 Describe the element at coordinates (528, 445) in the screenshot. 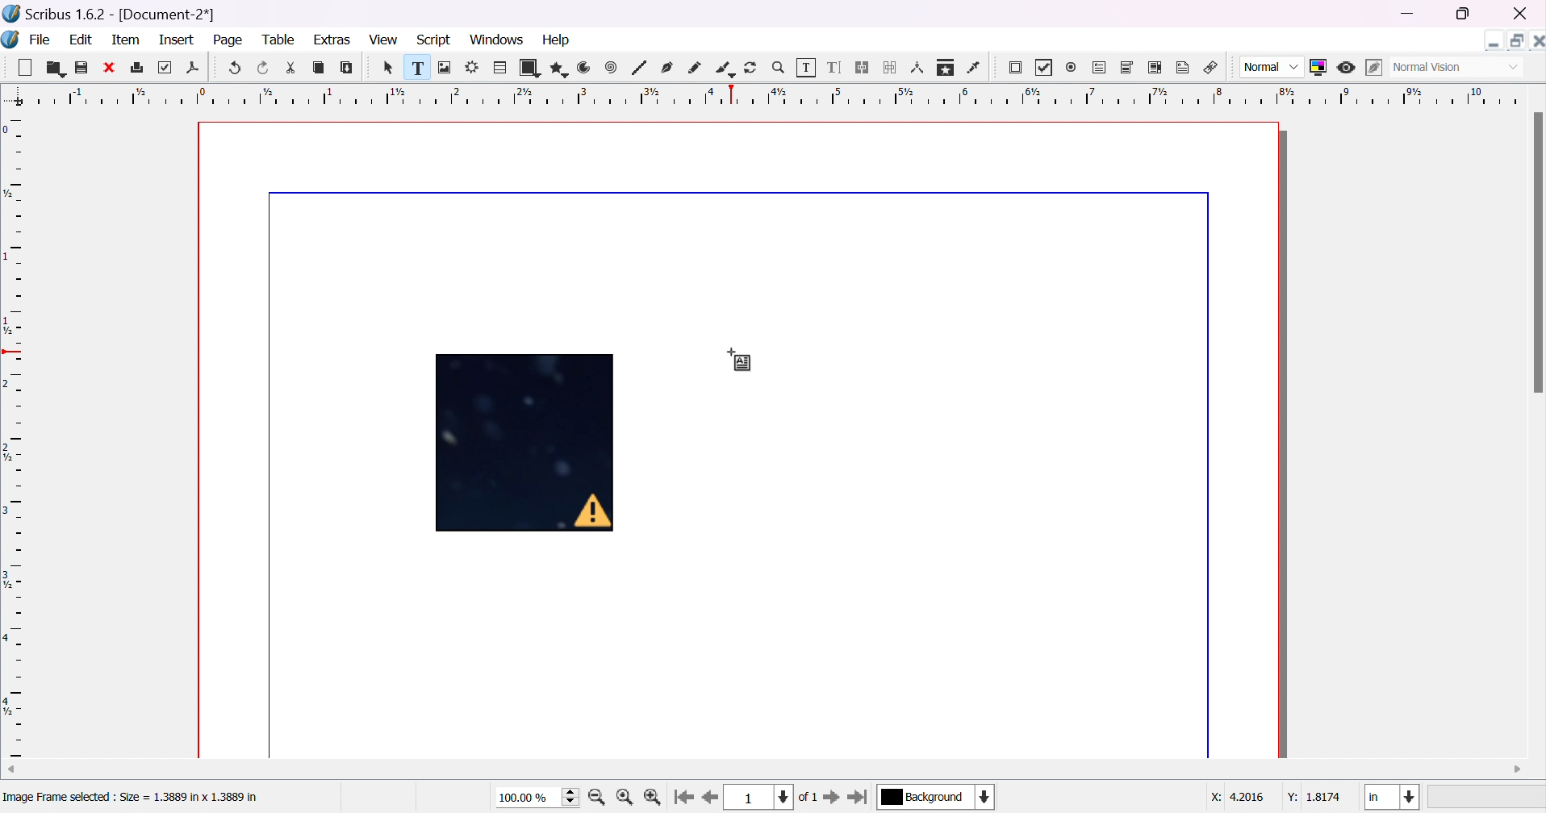

I see `Image` at that location.